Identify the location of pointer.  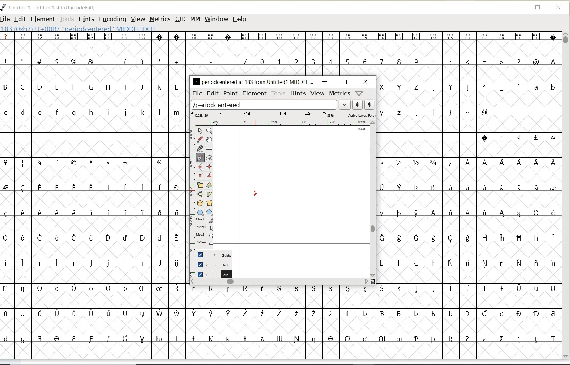
(200, 131).